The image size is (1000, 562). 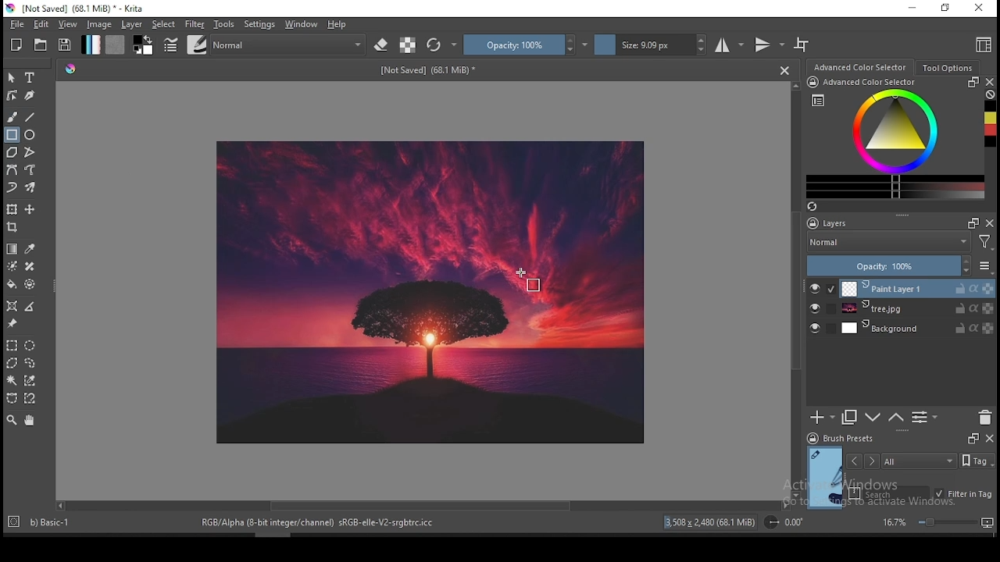 I want to click on tags, so click(x=920, y=461).